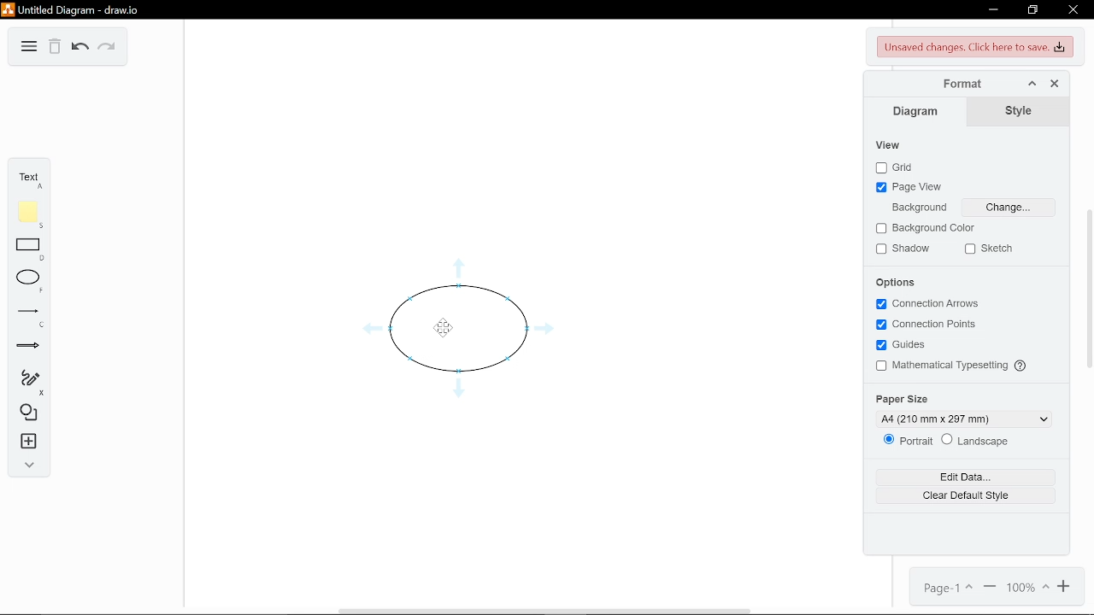 This screenshot has height=615, width=1094. What do you see at coordinates (938, 346) in the screenshot?
I see `Guides` at bounding box center [938, 346].